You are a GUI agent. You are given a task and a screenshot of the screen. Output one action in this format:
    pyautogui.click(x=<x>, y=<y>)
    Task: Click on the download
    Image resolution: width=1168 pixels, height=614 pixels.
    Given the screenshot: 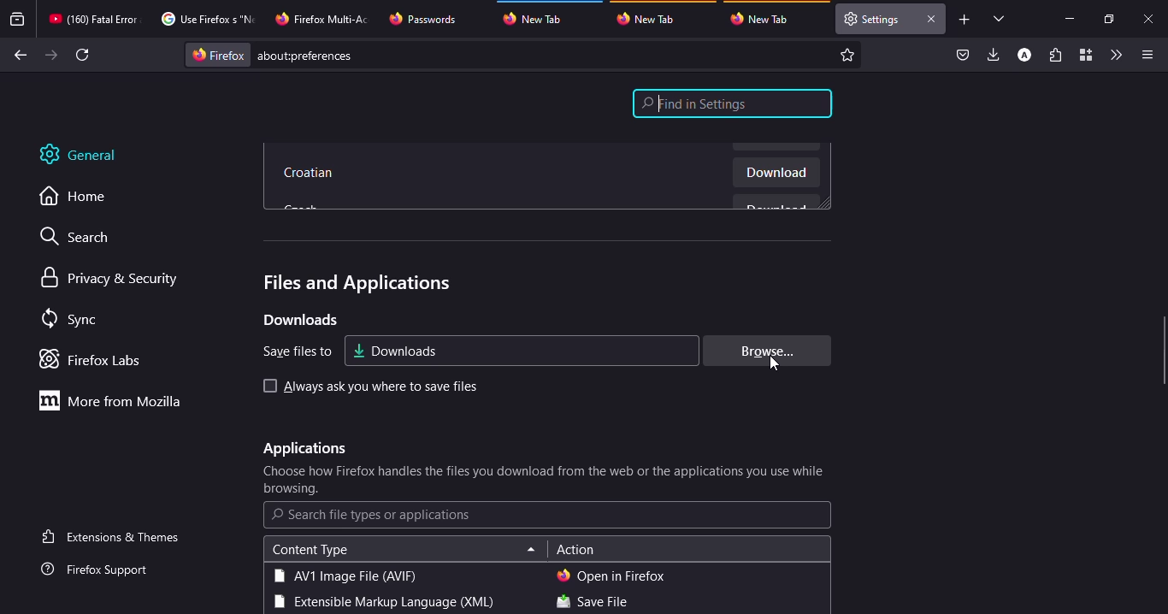 What is the action you would take?
    pyautogui.click(x=776, y=174)
    